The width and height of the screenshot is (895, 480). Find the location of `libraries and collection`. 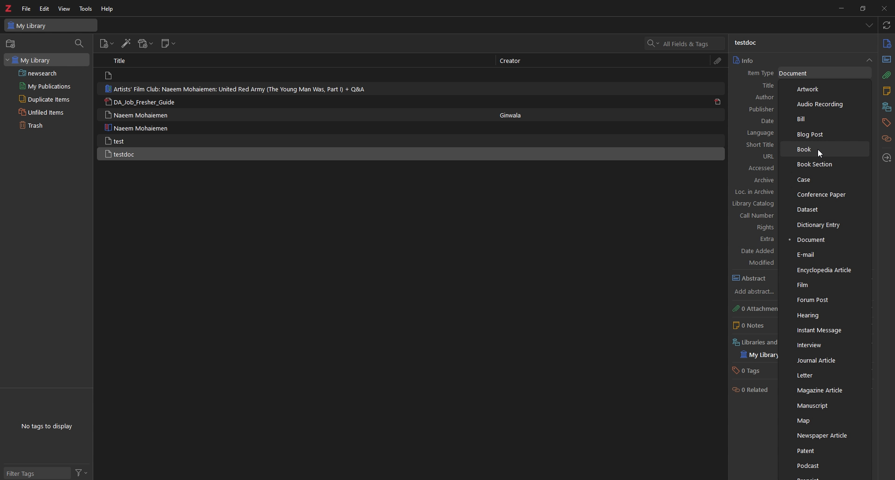

libraries and collection is located at coordinates (887, 108).